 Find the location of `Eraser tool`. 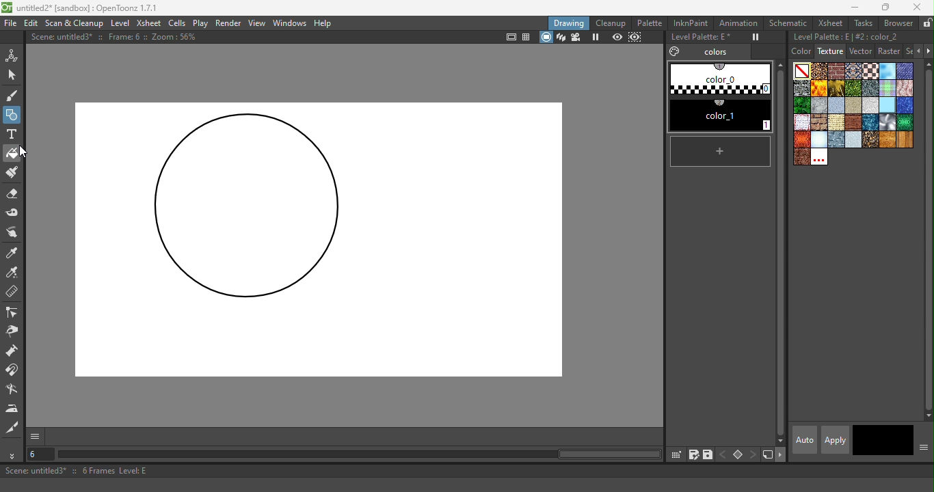

Eraser tool is located at coordinates (14, 195).